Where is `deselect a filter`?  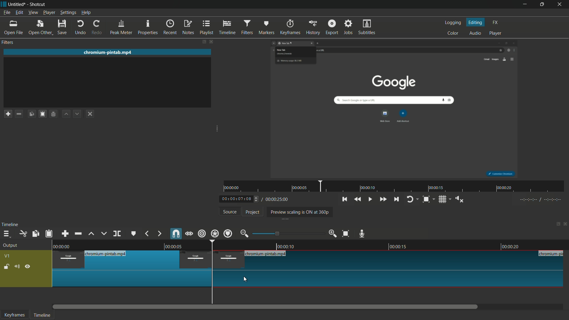 deselect a filter is located at coordinates (90, 114).